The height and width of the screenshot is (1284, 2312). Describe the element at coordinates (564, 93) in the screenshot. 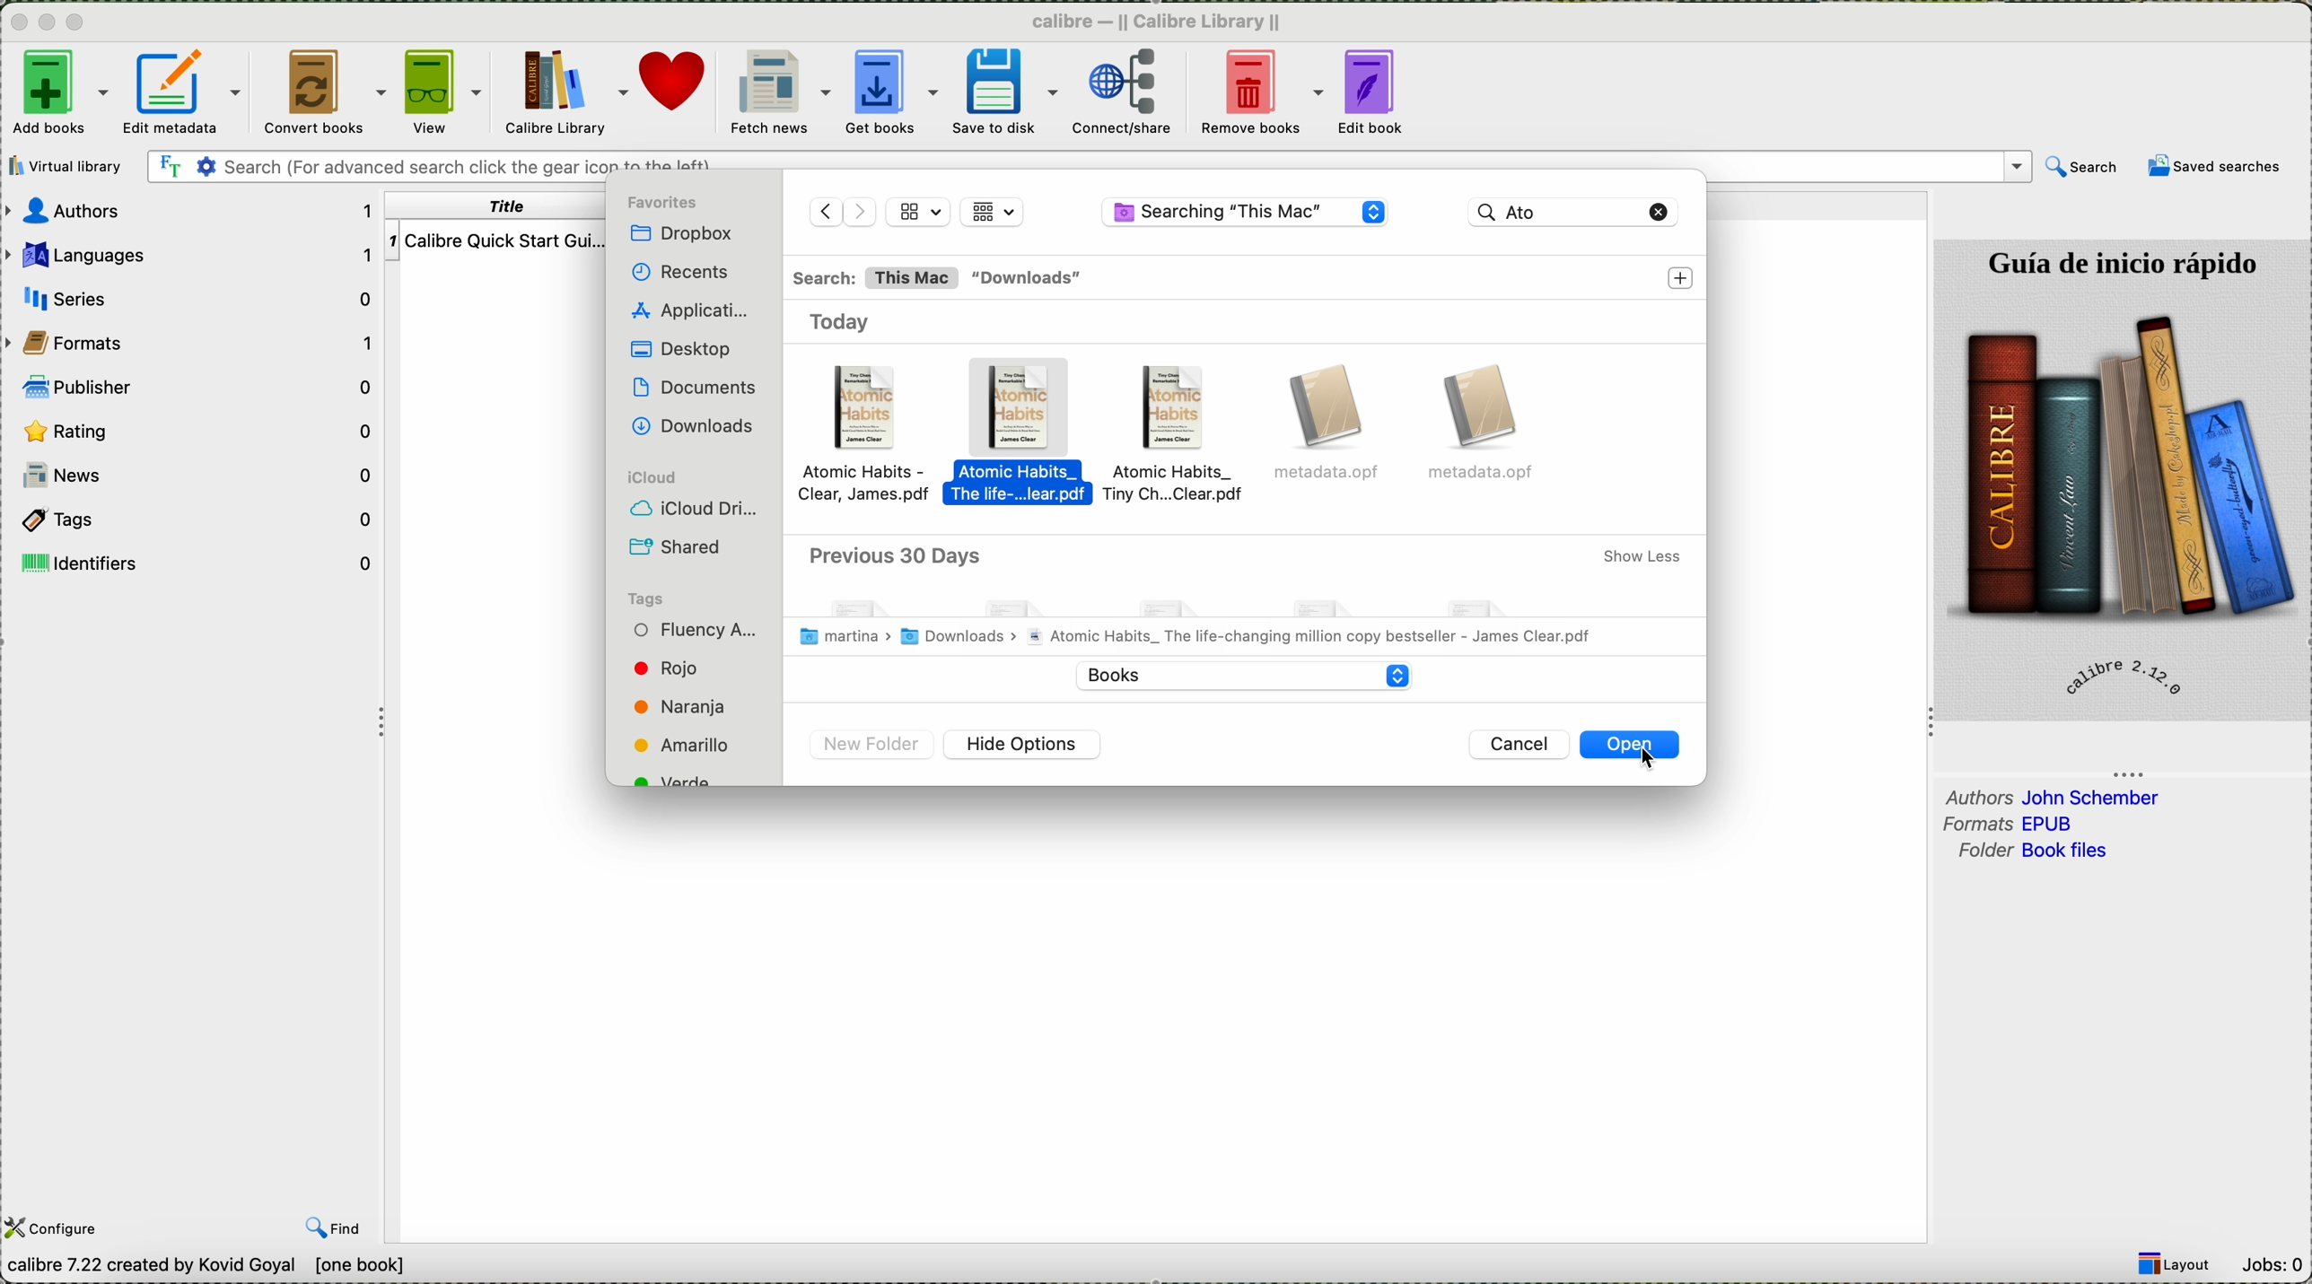

I see `Calibre library` at that location.